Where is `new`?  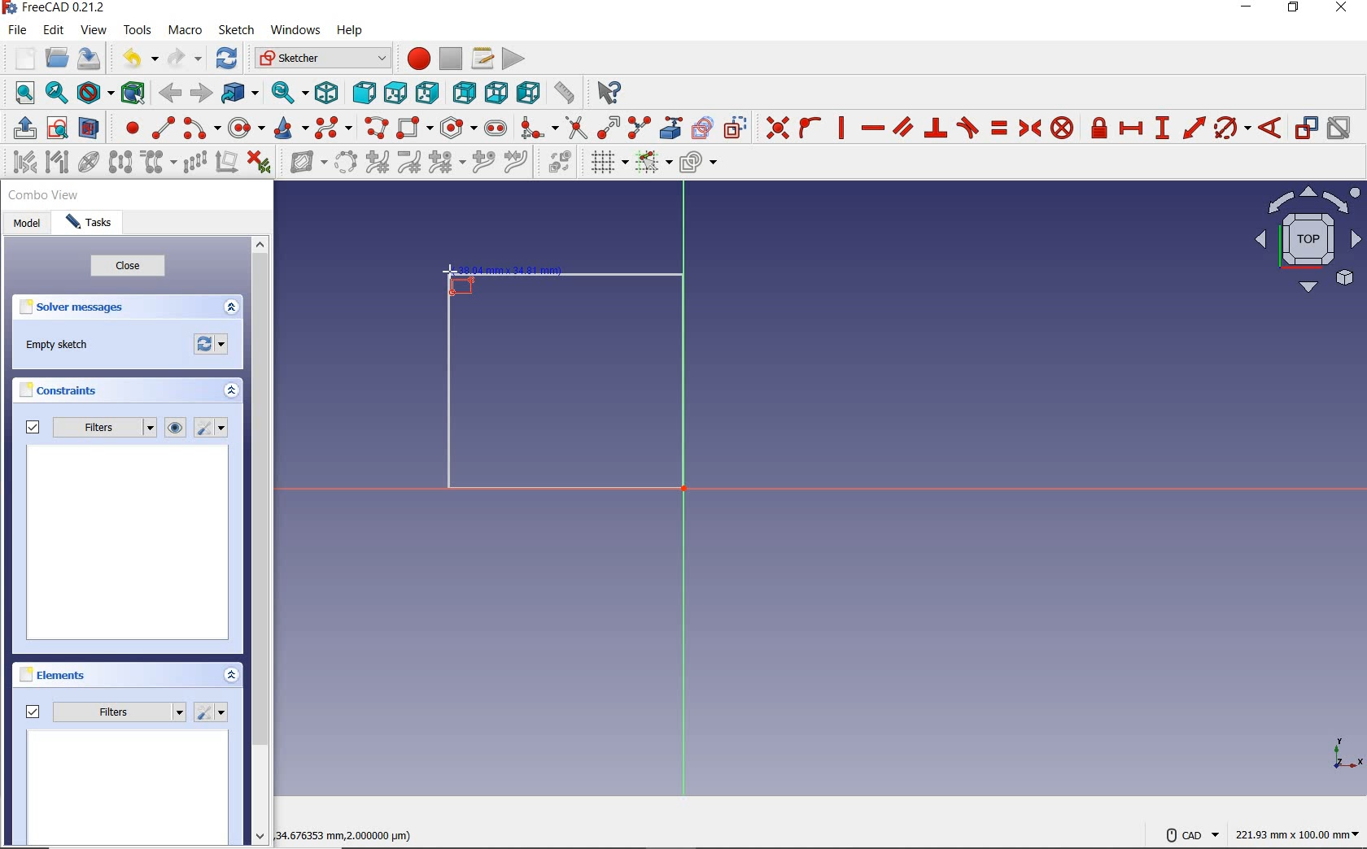 new is located at coordinates (19, 58).